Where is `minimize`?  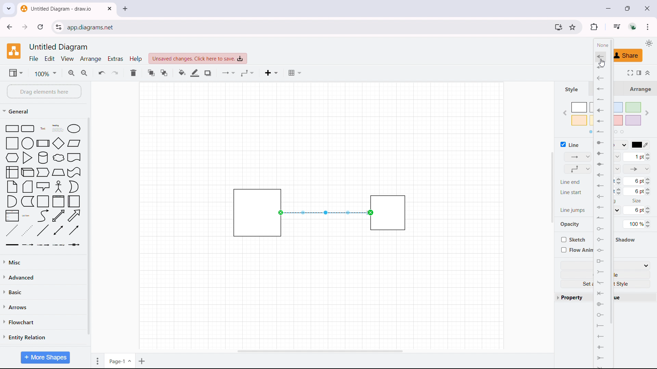 minimize is located at coordinates (608, 8).